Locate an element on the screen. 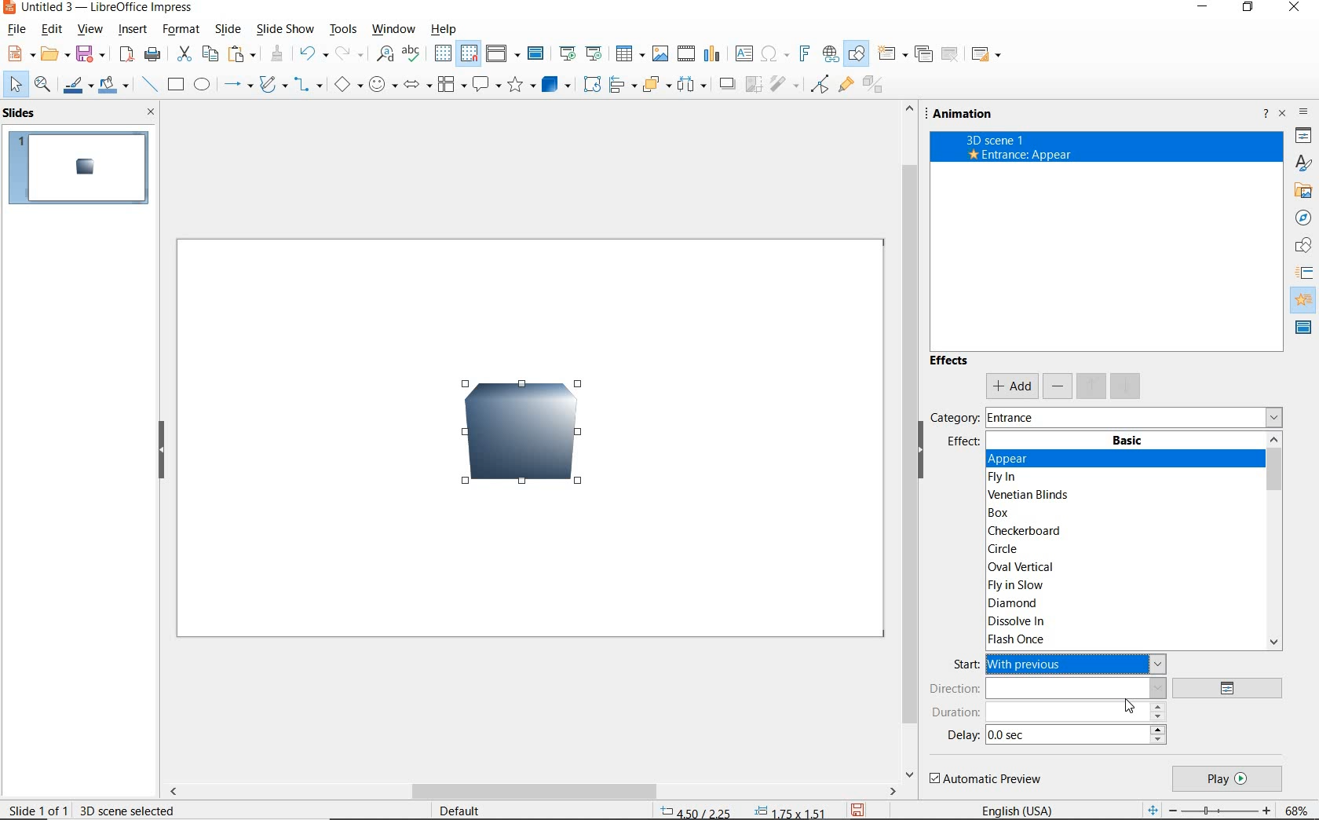 The width and height of the screenshot is (1319, 820). select is located at coordinates (13, 84).